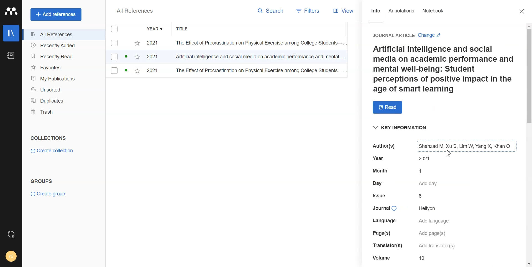 The height and width of the screenshot is (267, 532). Describe the element at coordinates (155, 71) in the screenshot. I see `2021` at that location.